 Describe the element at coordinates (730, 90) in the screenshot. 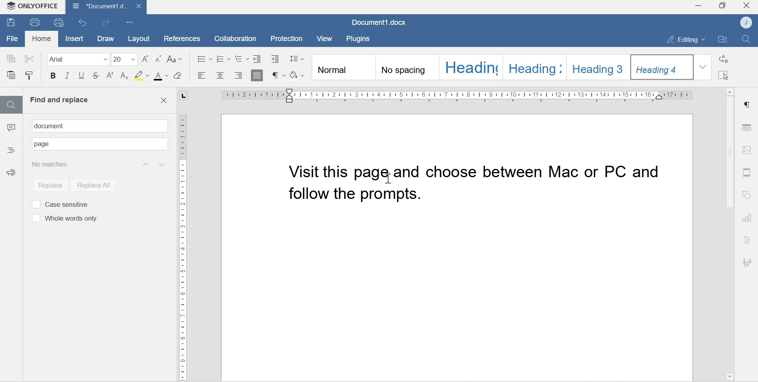

I see `Scroll up` at that location.